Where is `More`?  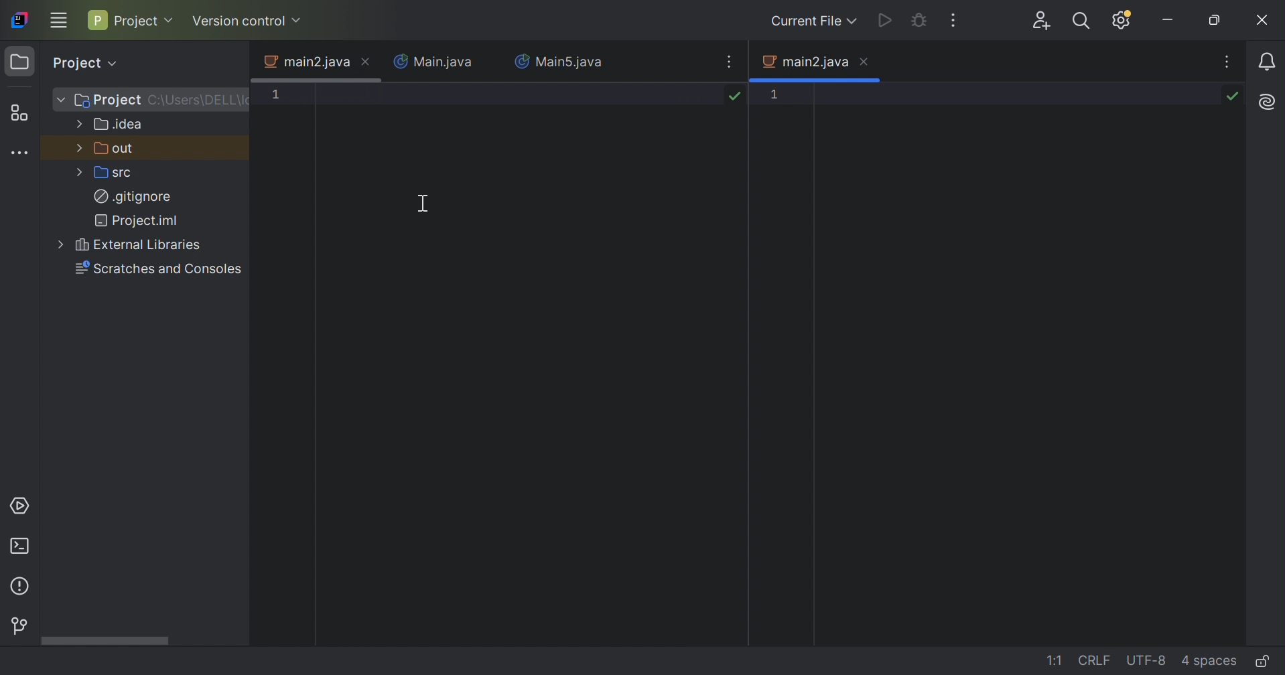 More is located at coordinates (80, 147).